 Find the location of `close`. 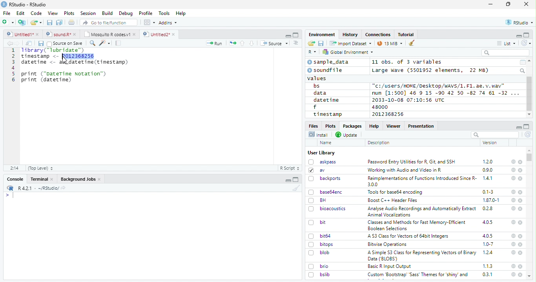

close is located at coordinates (520, 162).